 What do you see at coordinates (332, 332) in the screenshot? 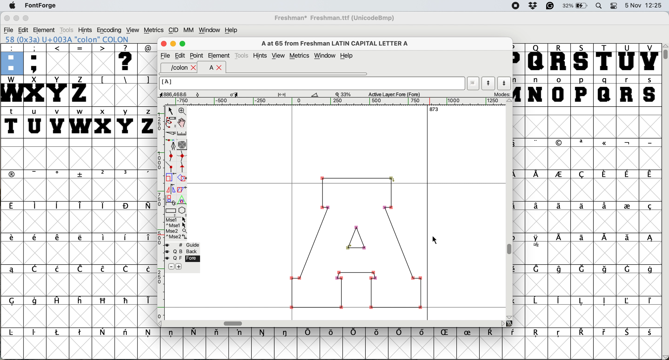
I see `symbol` at bounding box center [332, 332].